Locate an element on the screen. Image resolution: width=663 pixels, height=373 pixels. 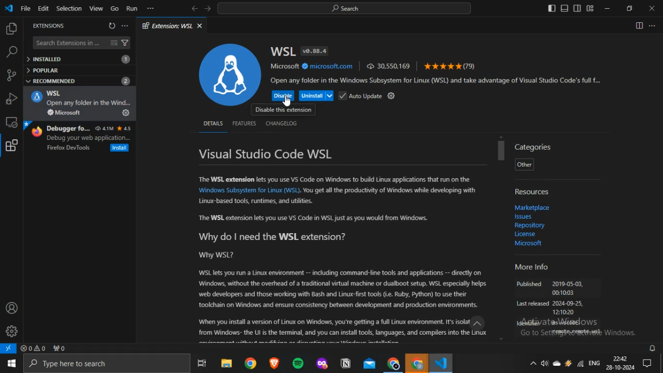
source control is located at coordinates (11, 75).